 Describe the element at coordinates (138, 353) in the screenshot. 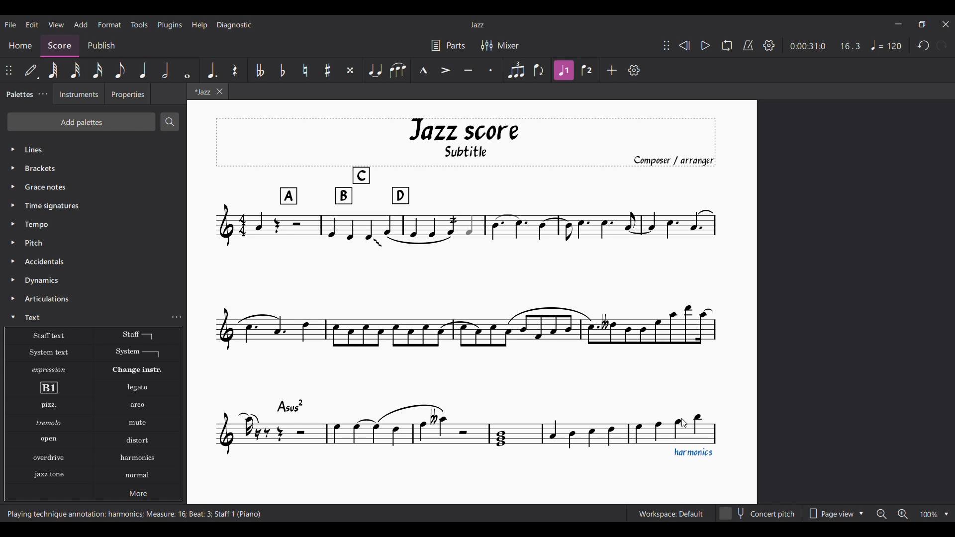

I see `System` at that location.